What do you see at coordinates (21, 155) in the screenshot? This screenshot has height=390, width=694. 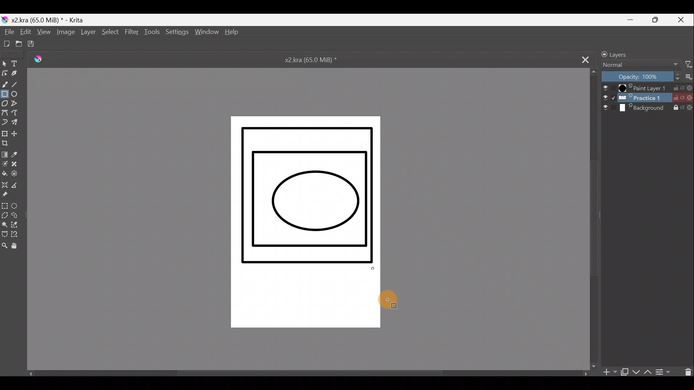 I see `Sample a colour from image/current layer` at bounding box center [21, 155].